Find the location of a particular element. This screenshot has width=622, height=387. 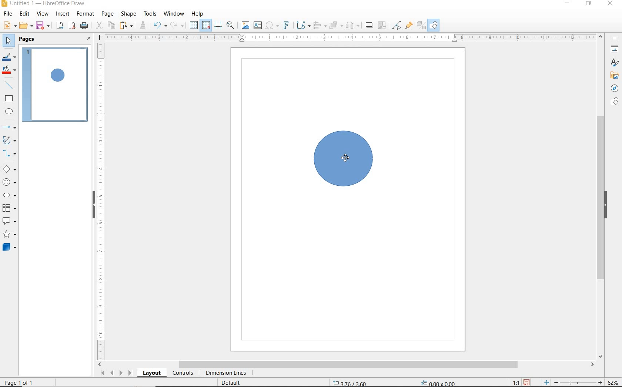

DIMENSION LINES is located at coordinates (227, 373).